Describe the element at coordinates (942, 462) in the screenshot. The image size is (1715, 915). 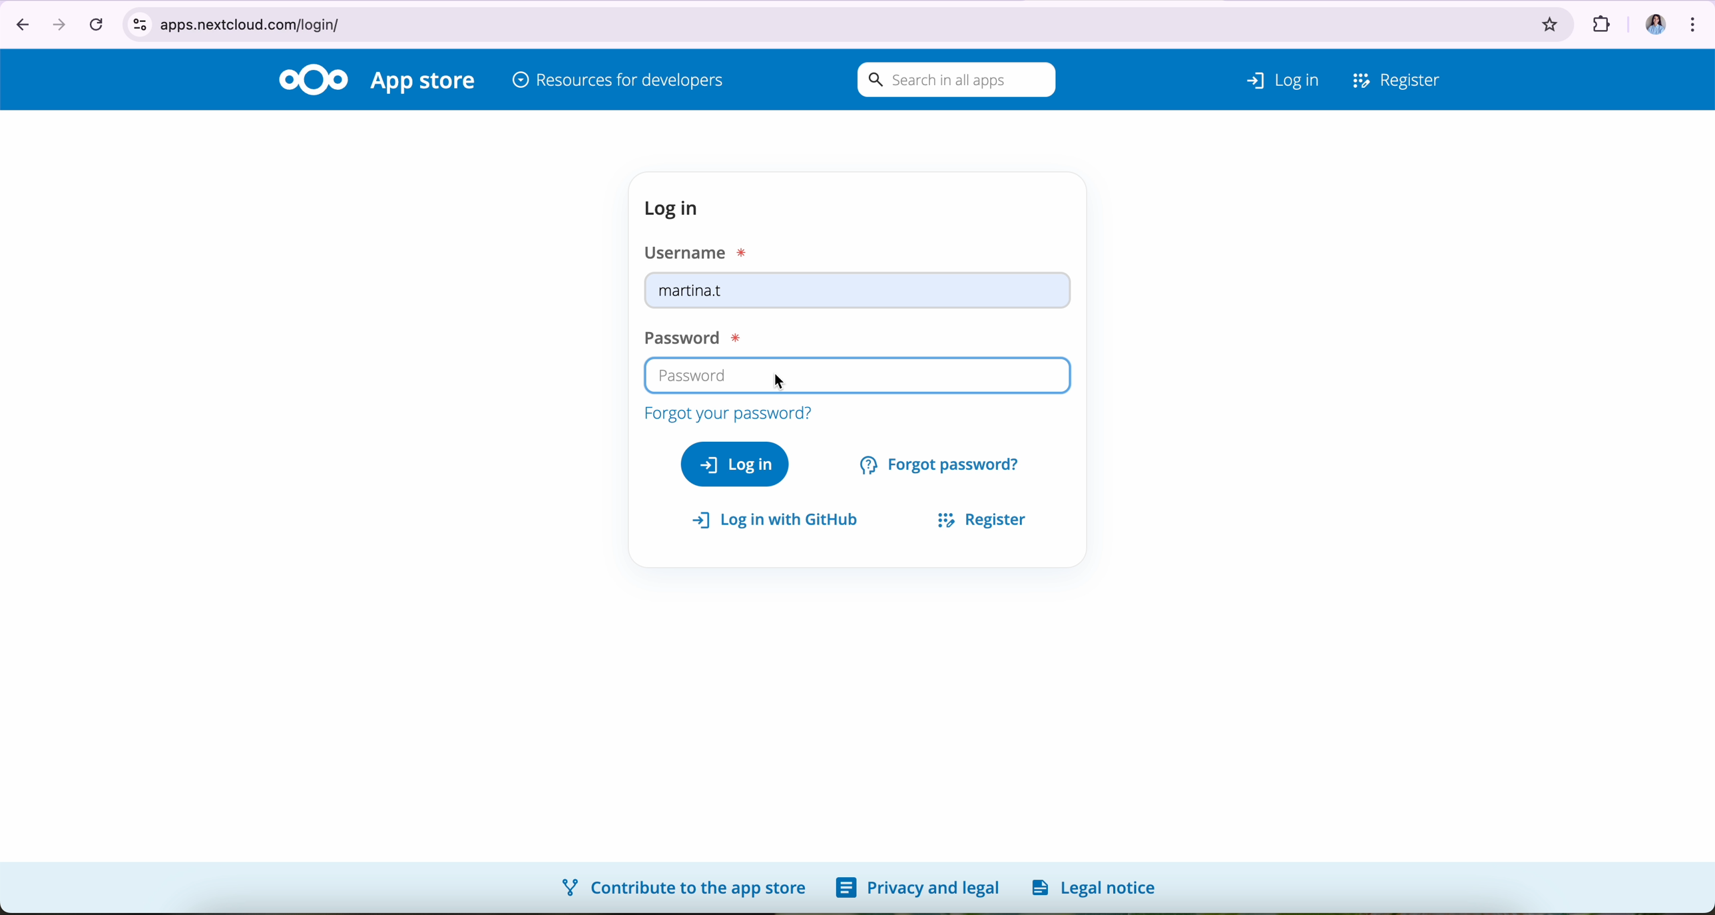
I see `forgot password` at that location.